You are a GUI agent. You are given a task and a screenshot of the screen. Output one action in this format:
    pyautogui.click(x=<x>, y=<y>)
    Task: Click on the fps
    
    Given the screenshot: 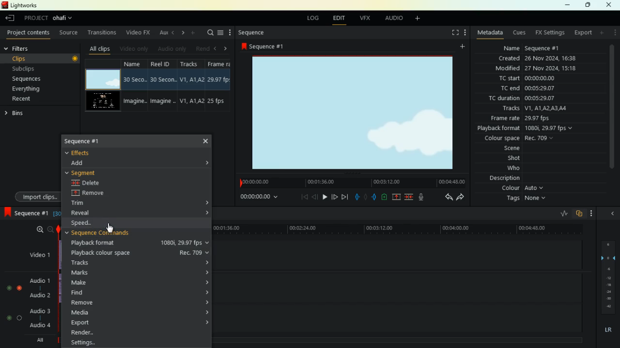 What is the action you would take?
    pyautogui.click(x=220, y=87)
    